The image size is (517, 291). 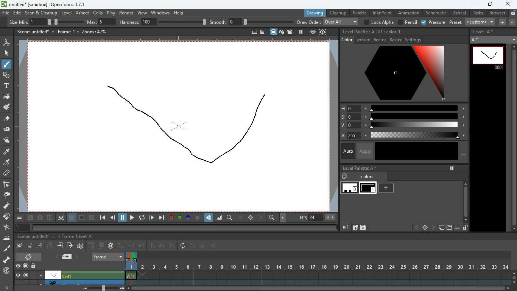 I want to click on color, so click(x=397, y=73).